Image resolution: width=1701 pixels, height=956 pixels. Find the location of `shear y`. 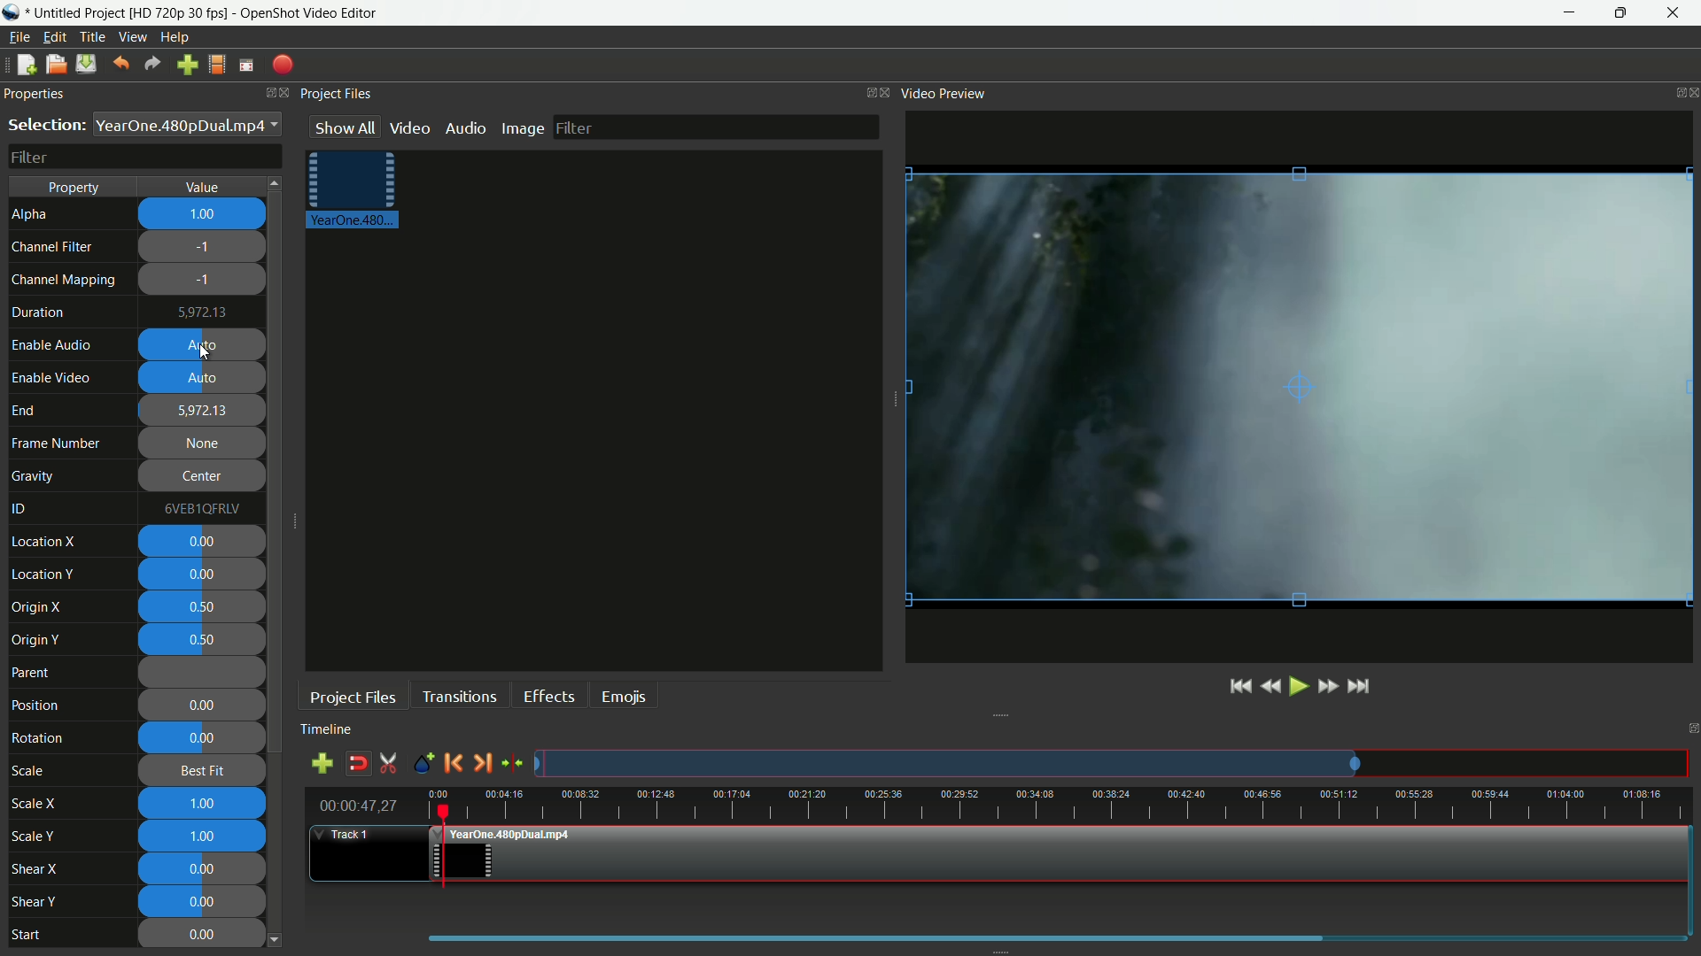

shear y is located at coordinates (34, 903).